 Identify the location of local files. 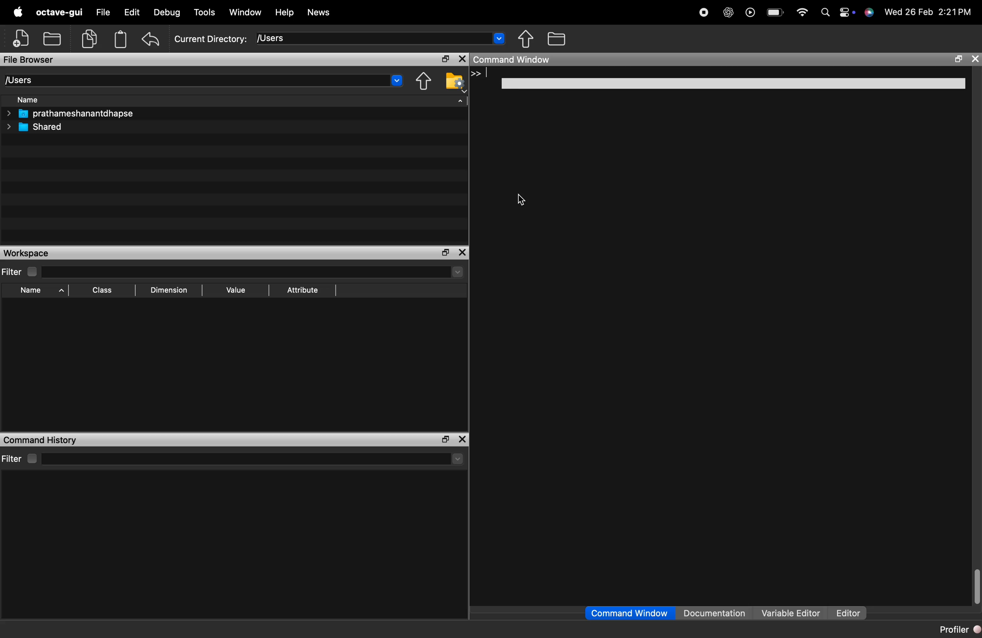
(55, 38).